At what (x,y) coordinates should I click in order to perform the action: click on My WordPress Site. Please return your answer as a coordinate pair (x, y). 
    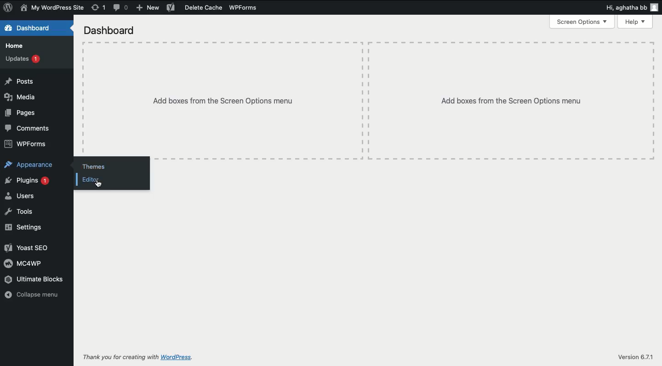
    Looking at the image, I should click on (52, 8).